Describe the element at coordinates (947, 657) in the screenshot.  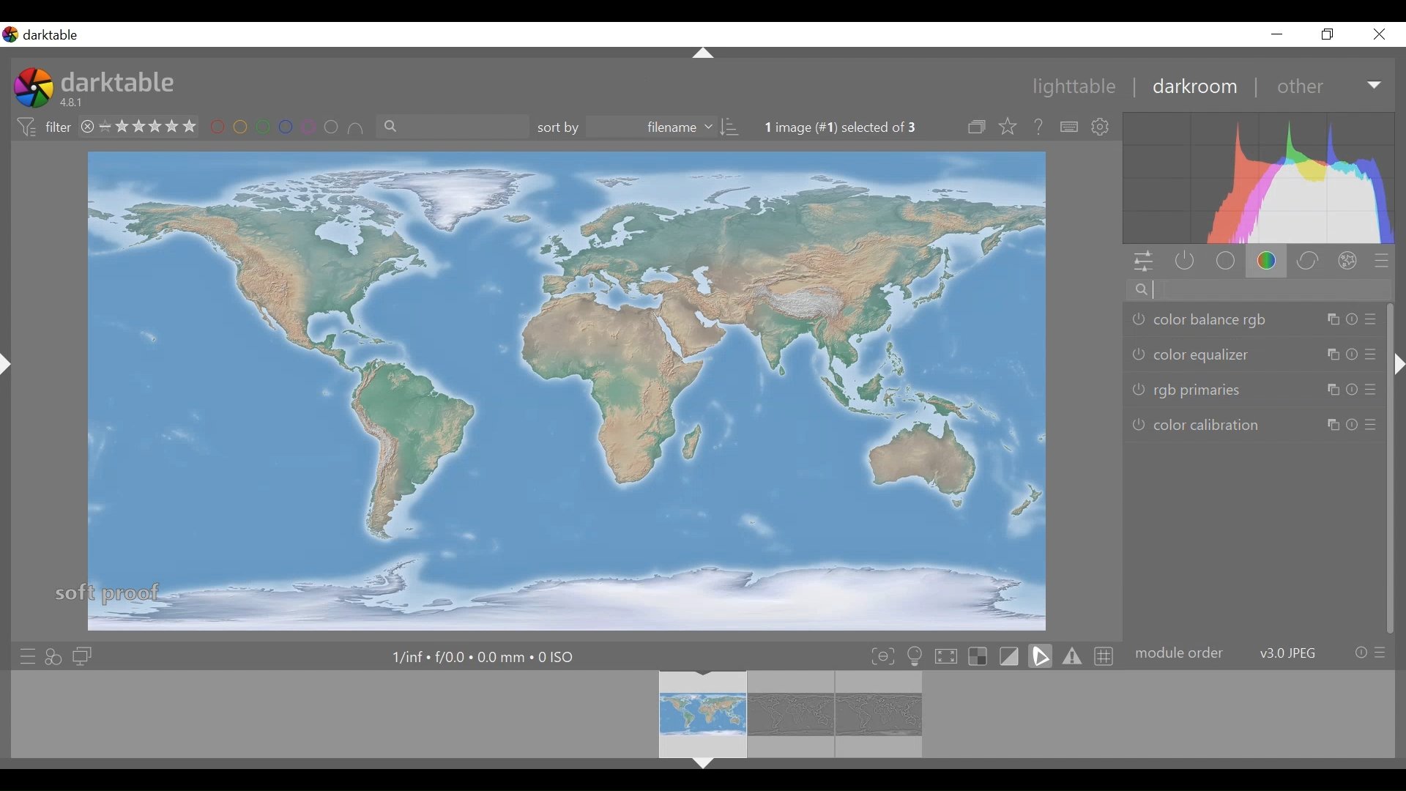
I see `toggle high quality processing` at that location.